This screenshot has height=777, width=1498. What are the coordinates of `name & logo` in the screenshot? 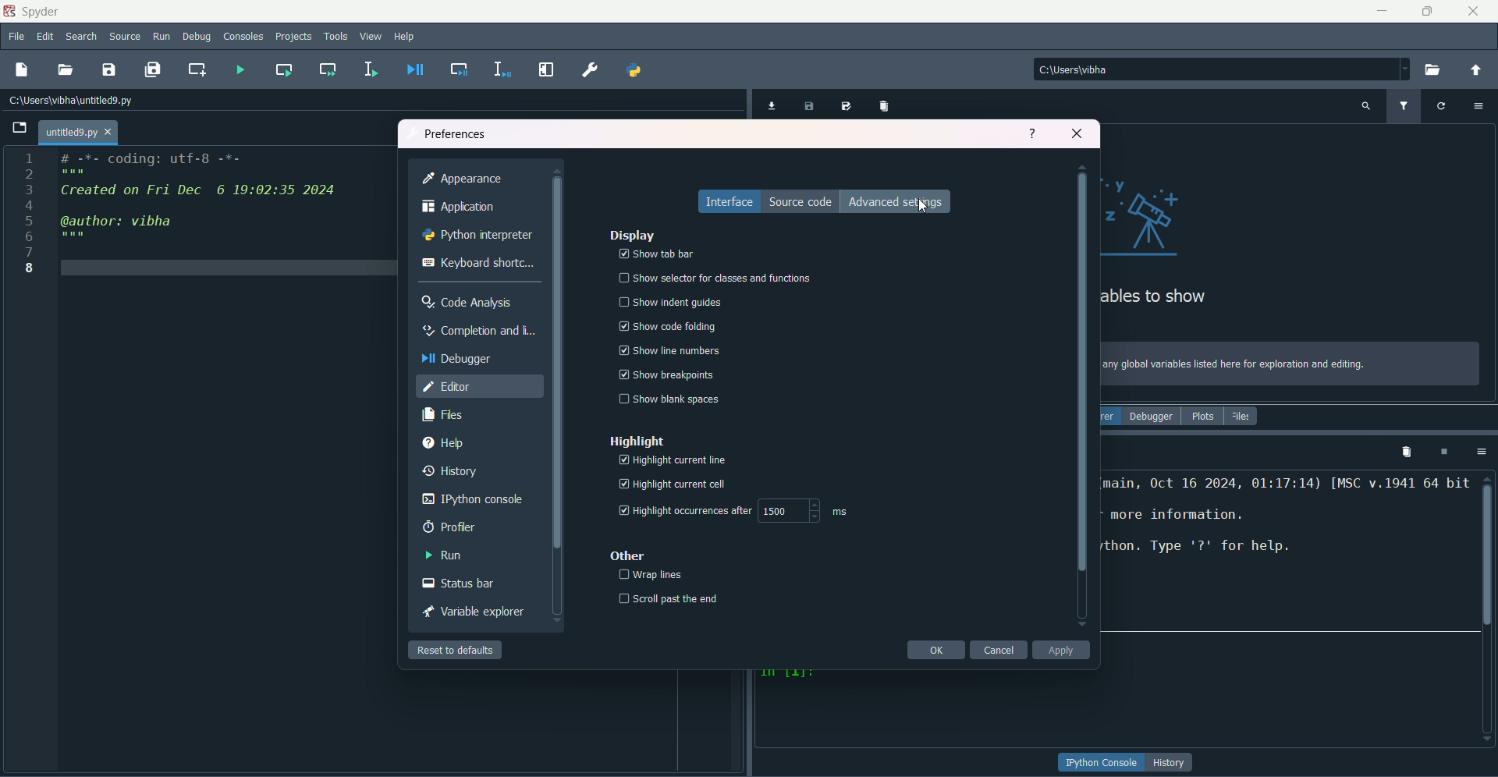 It's located at (33, 11).